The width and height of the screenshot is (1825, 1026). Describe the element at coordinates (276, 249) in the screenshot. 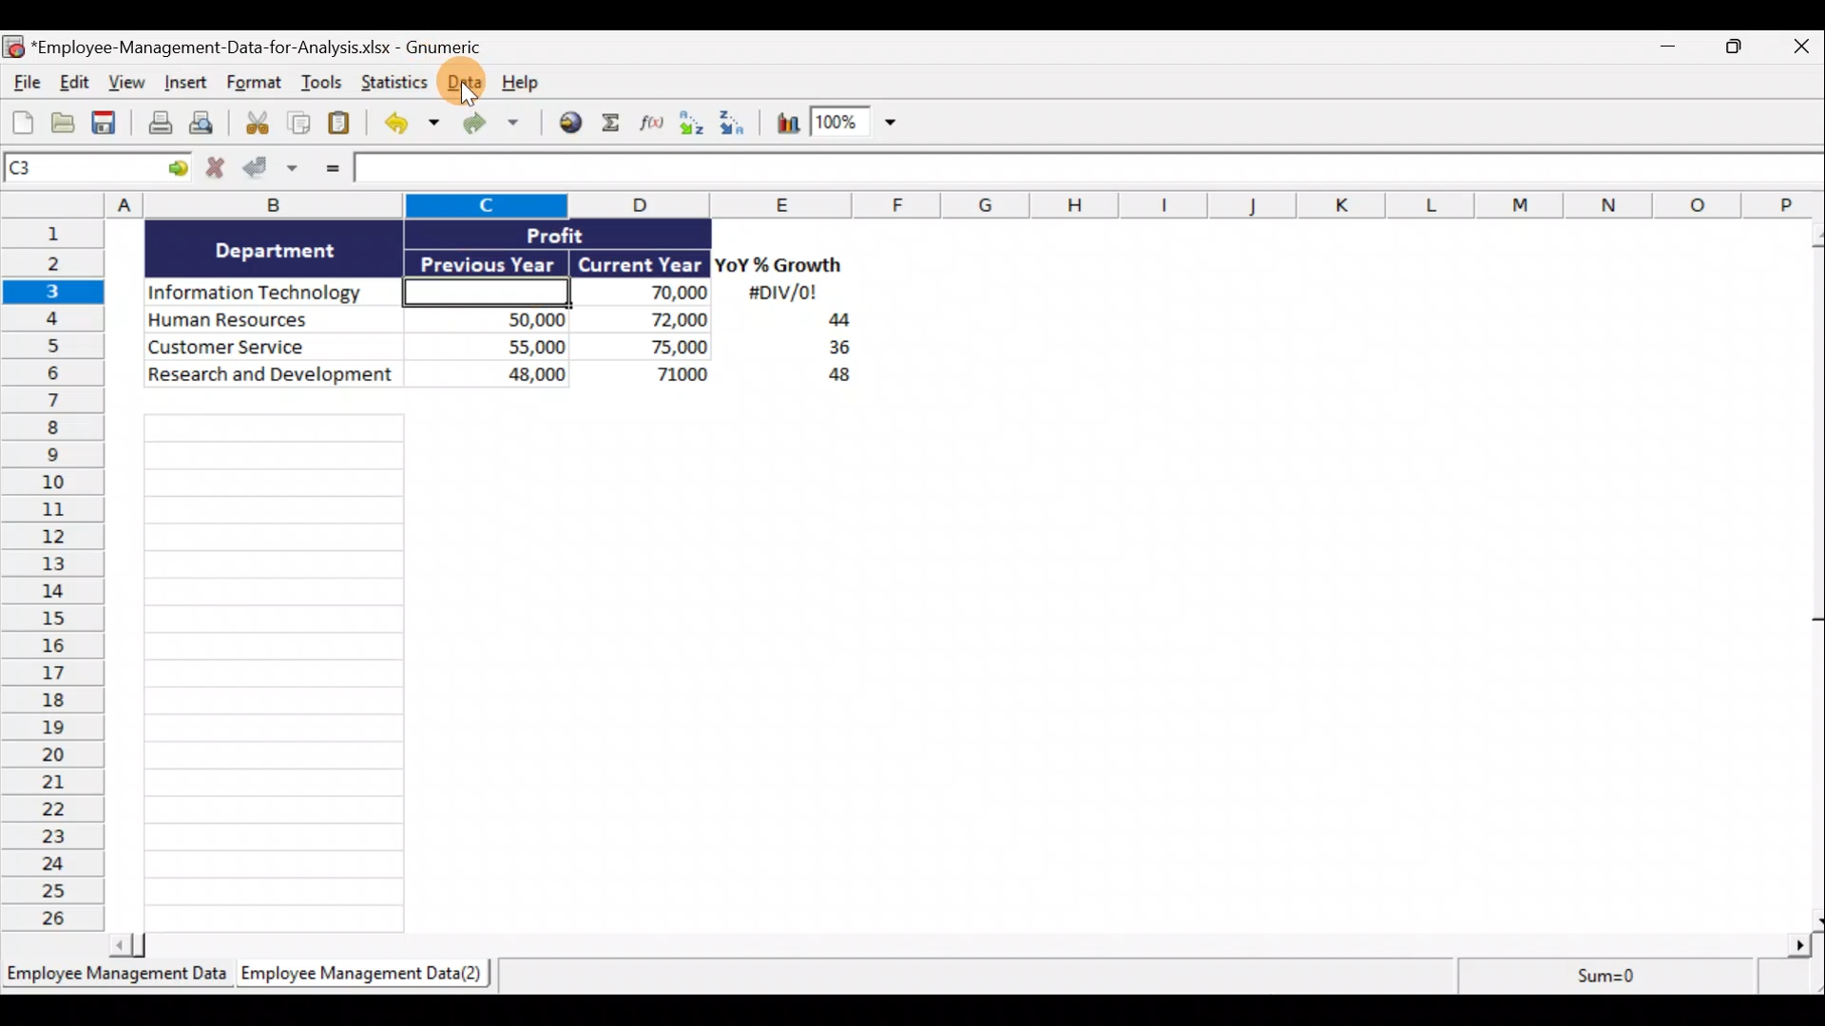

I see `Department` at that location.